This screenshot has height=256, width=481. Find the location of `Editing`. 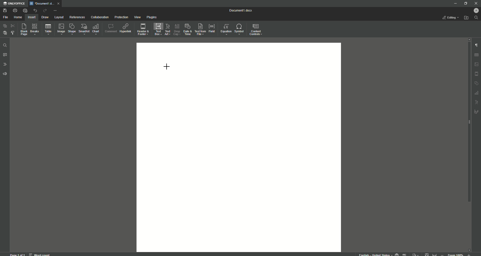

Editing is located at coordinates (451, 17).